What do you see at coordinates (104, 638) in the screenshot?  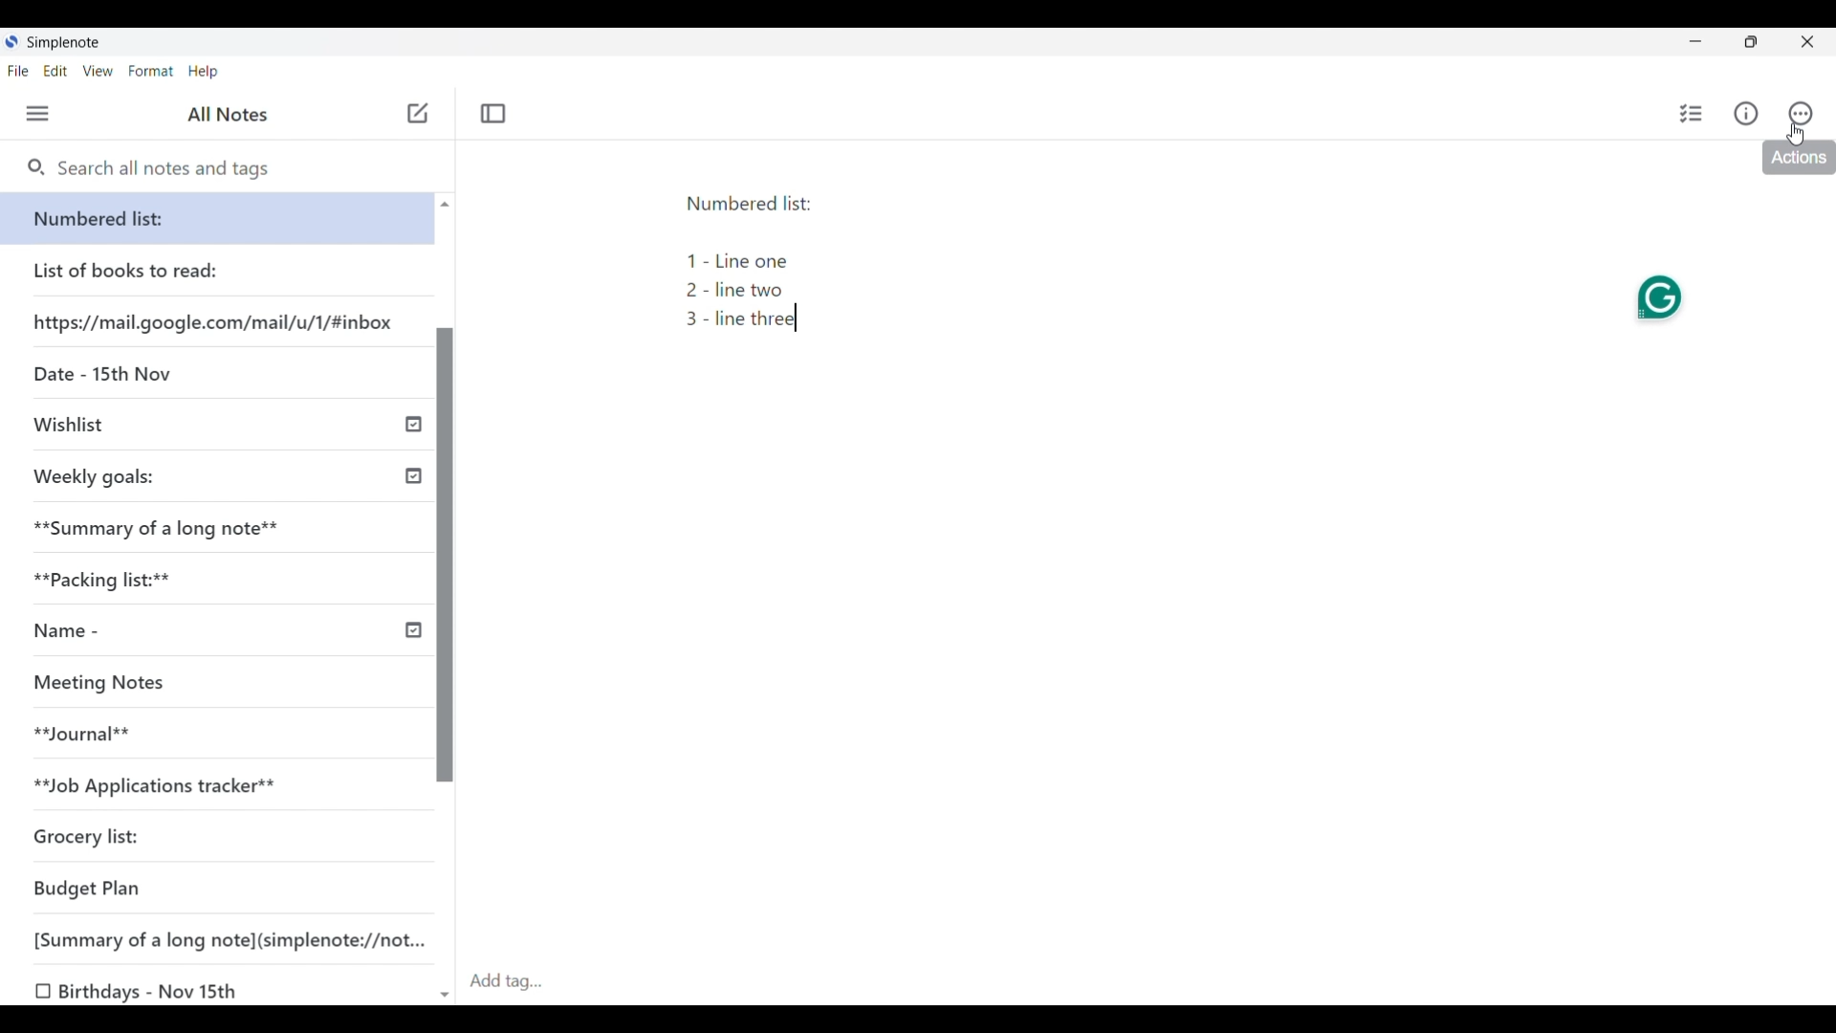 I see `Name ` at bounding box center [104, 638].